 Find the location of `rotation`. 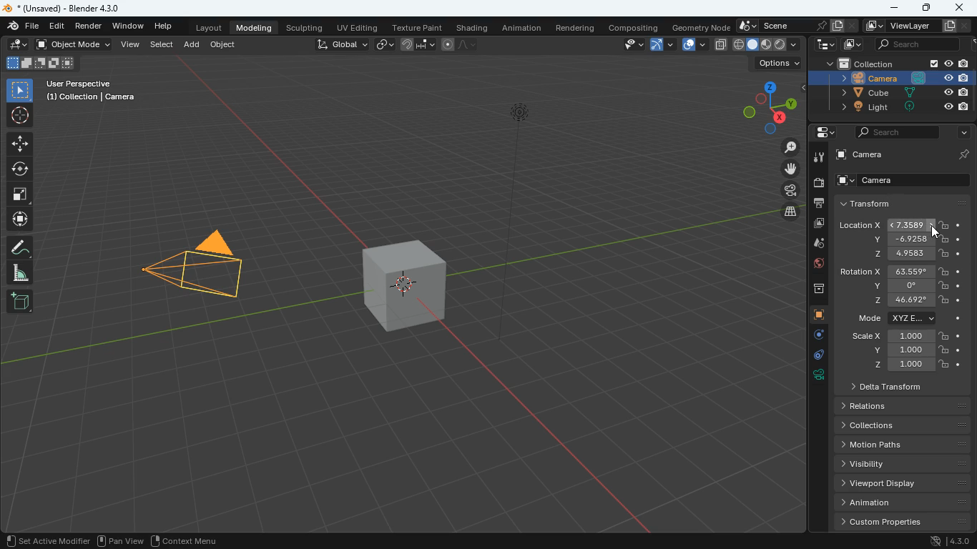

rotation is located at coordinates (816, 376).